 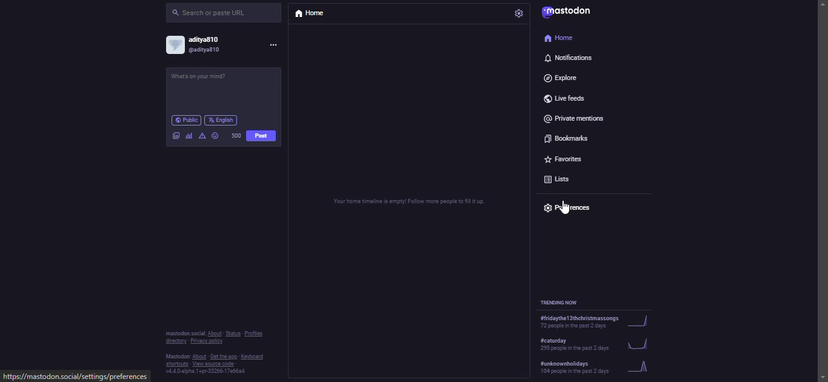 I want to click on settings, so click(x=518, y=13).